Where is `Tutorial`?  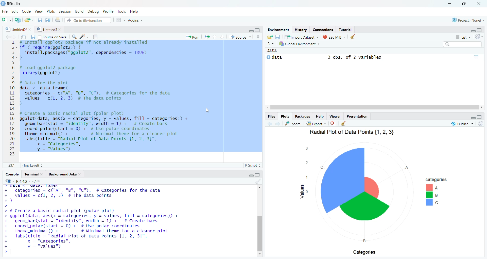
Tutorial is located at coordinates (347, 30).